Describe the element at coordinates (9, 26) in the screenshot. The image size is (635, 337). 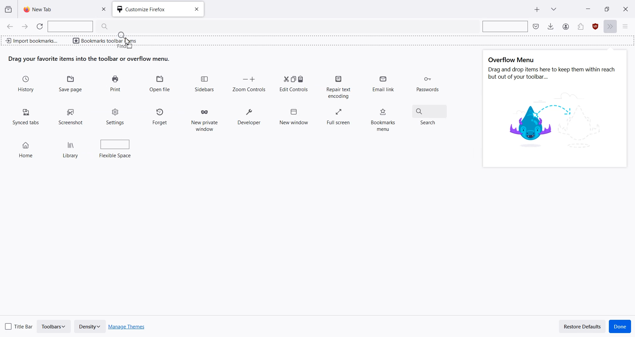
I see `Go Back one page ` at that location.